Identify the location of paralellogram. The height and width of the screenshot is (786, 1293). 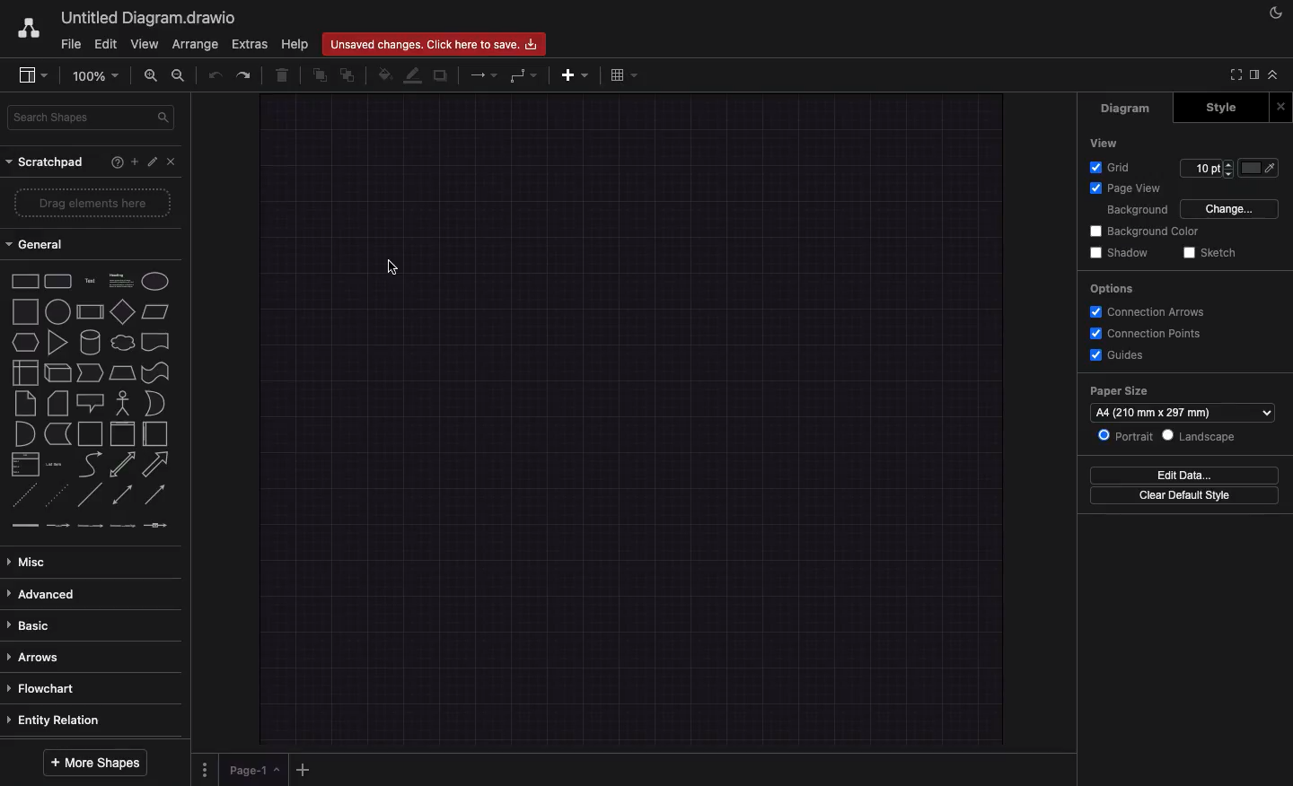
(156, 312).